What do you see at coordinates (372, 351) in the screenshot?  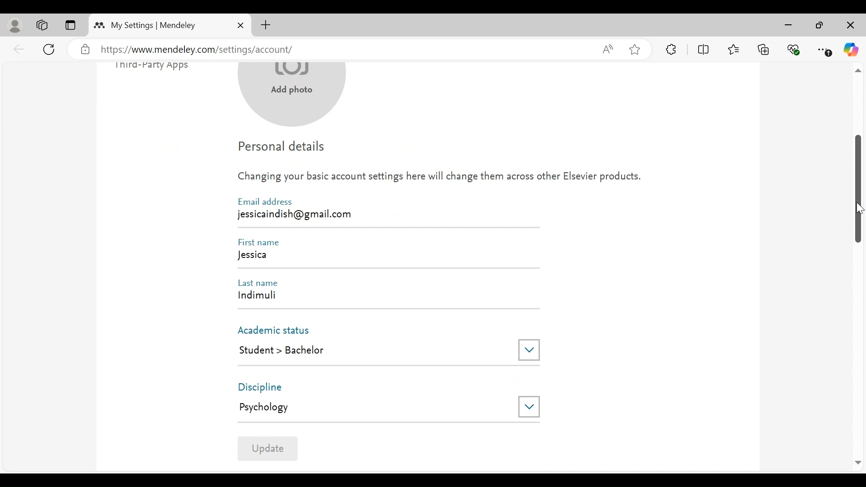 I see `Student > Bachelor` at bounding box center [372, 351].